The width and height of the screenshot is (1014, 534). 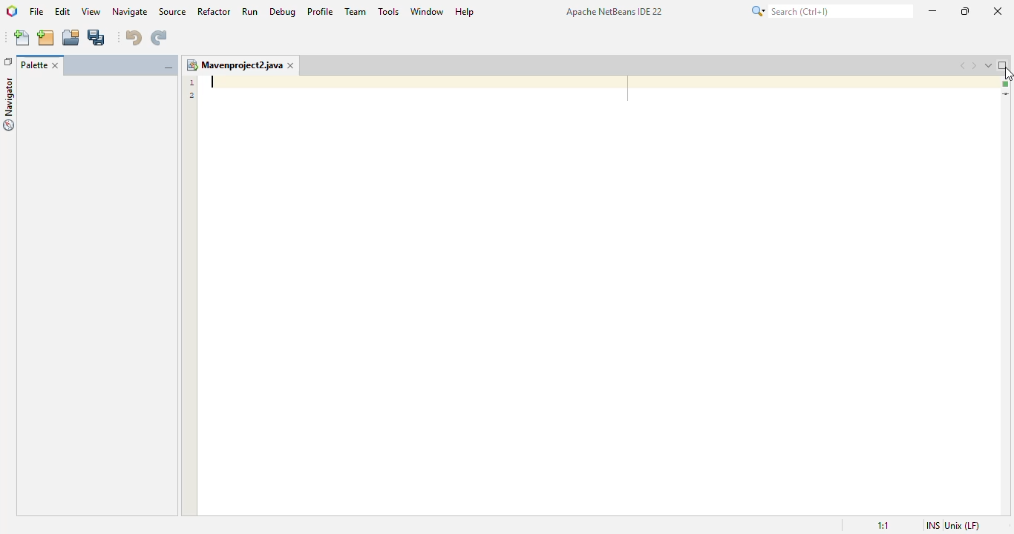 What do you see at coordinates (831, 10) in the screenshot?
I see `search` at bounding box center [831, 10].